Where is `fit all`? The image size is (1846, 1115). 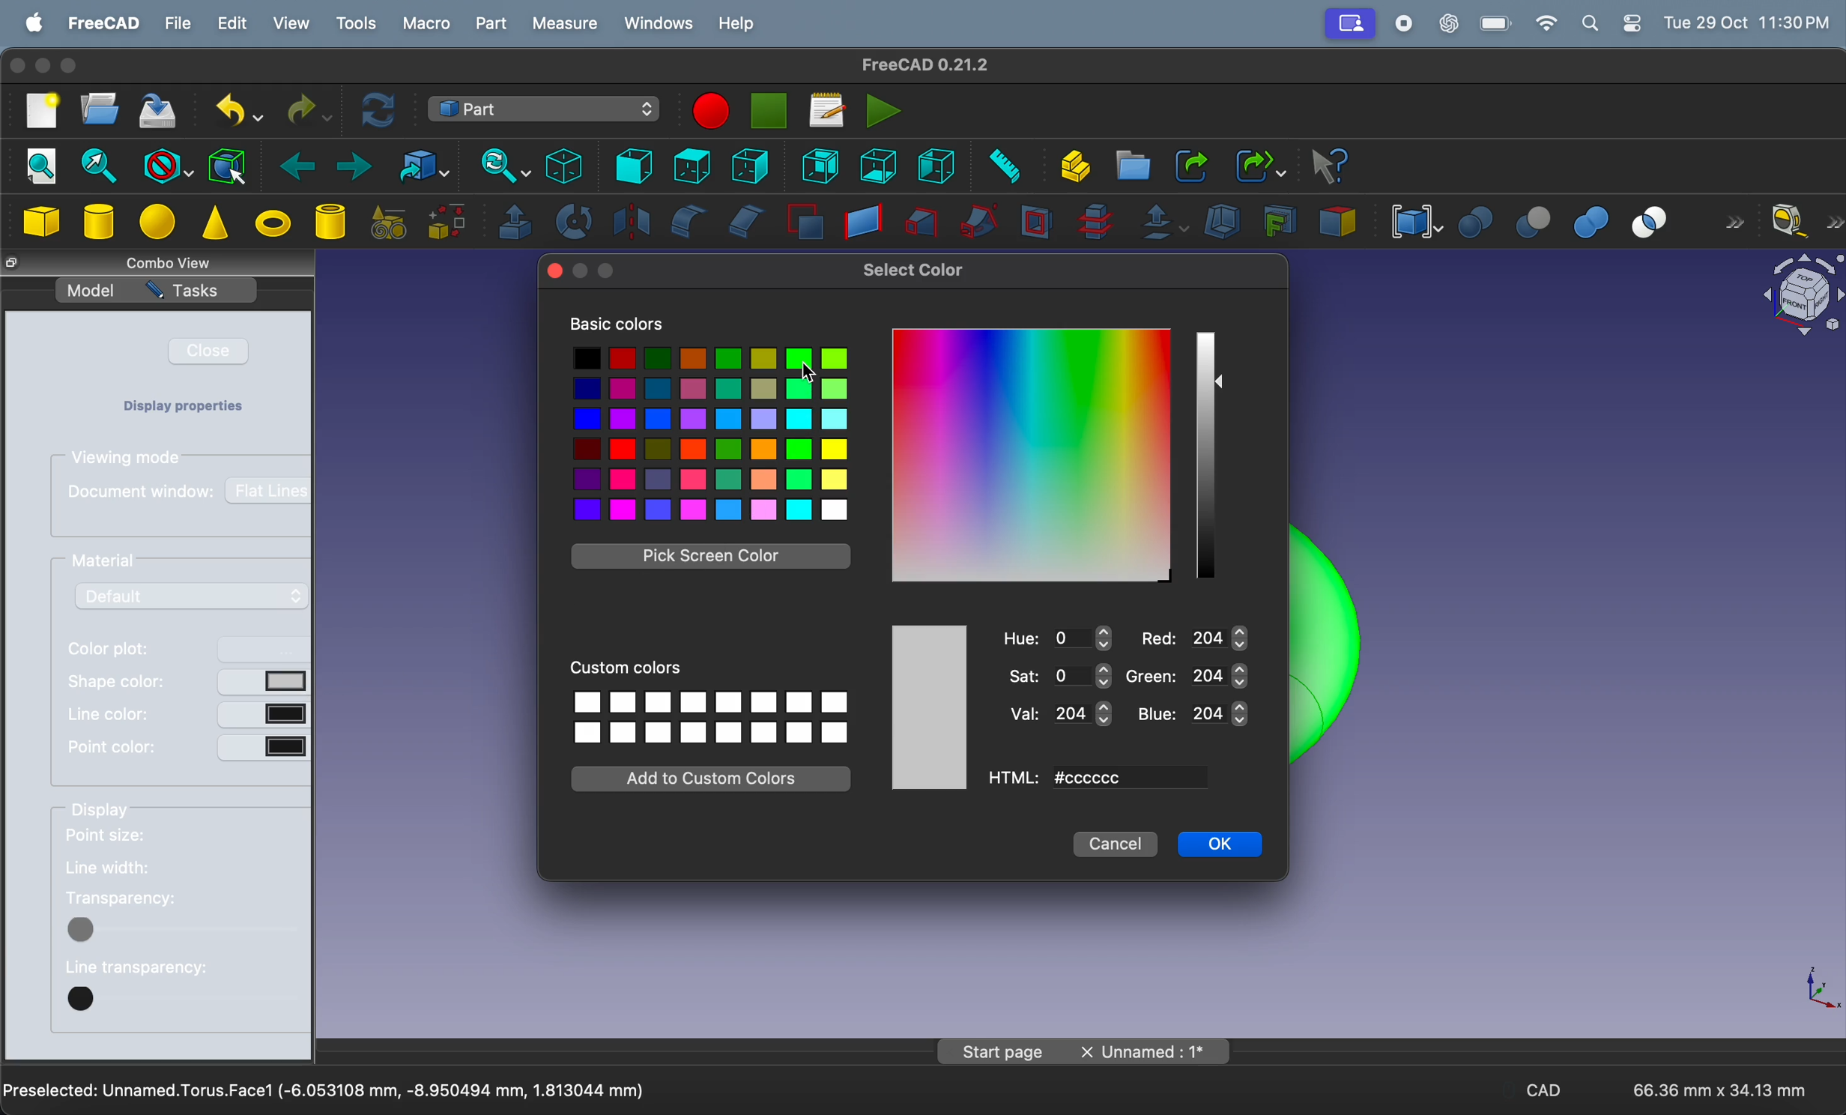 fit all is located at coordinates (40, 165).